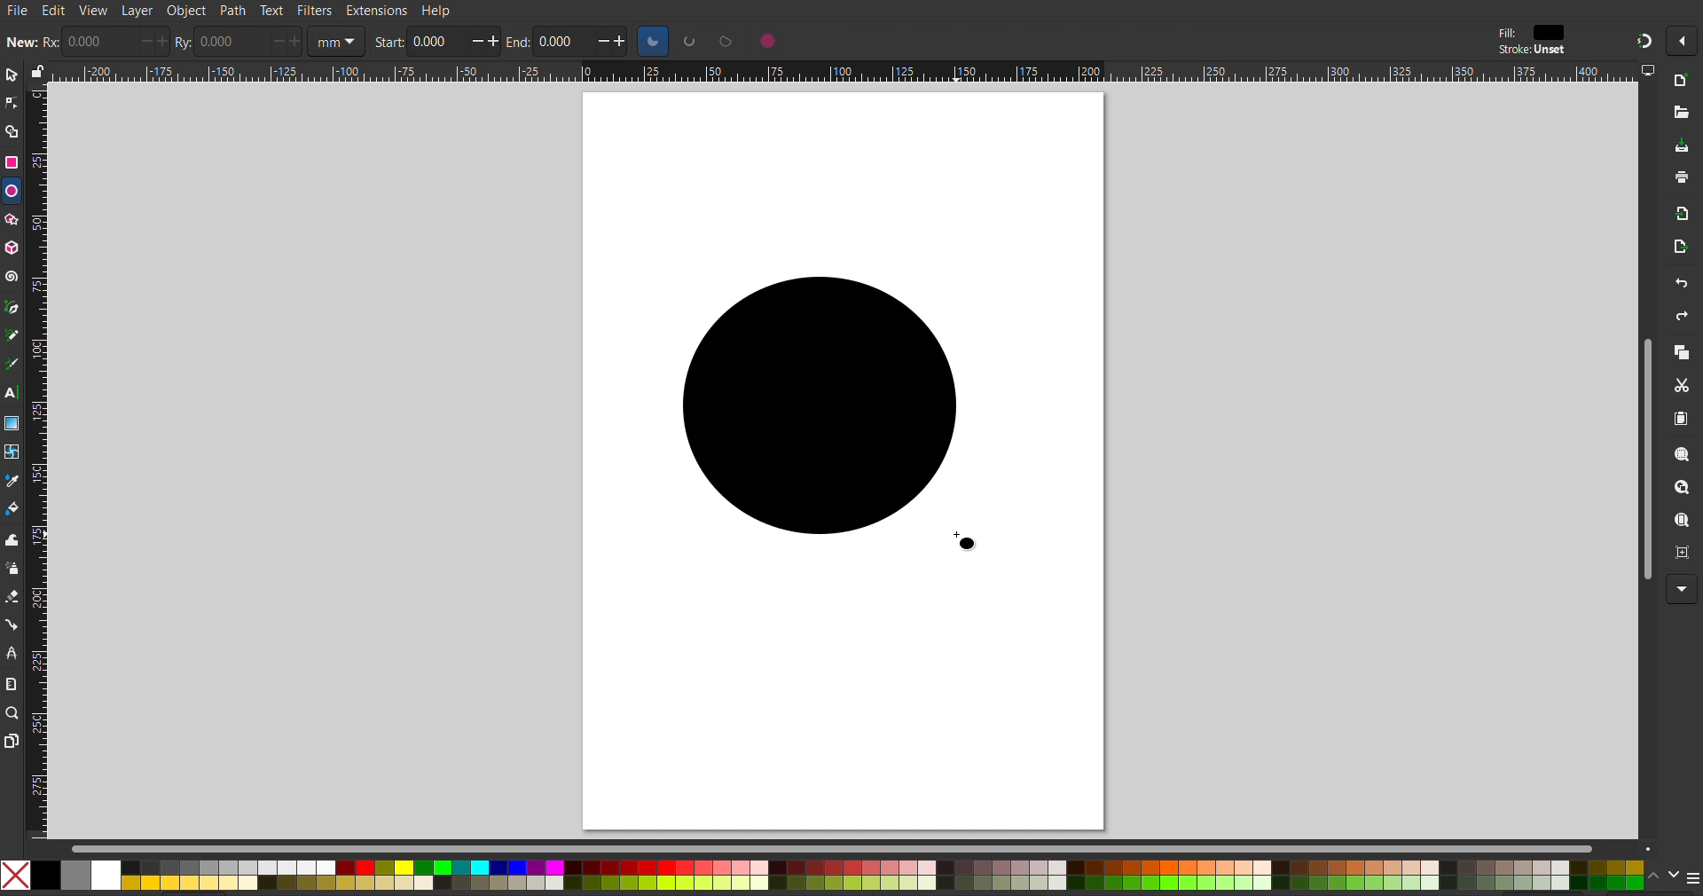 The height and width of the screenshot is (896, 1703). I want to click on Import Bitmap, so click(1681, 214).